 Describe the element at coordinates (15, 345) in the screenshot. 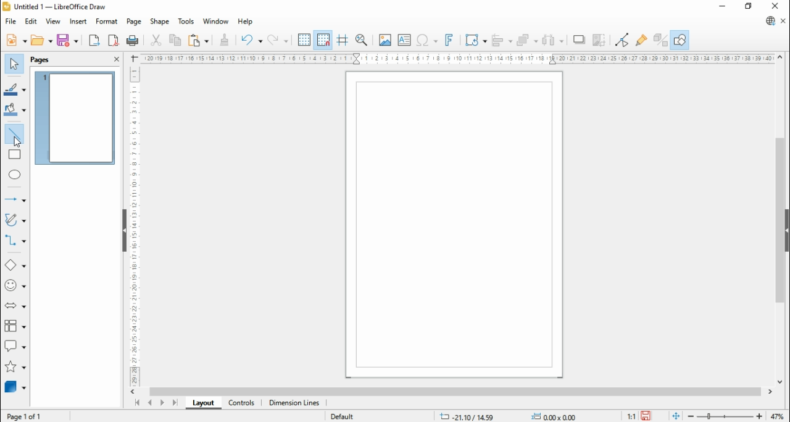

I see `callout shapes` at that location.